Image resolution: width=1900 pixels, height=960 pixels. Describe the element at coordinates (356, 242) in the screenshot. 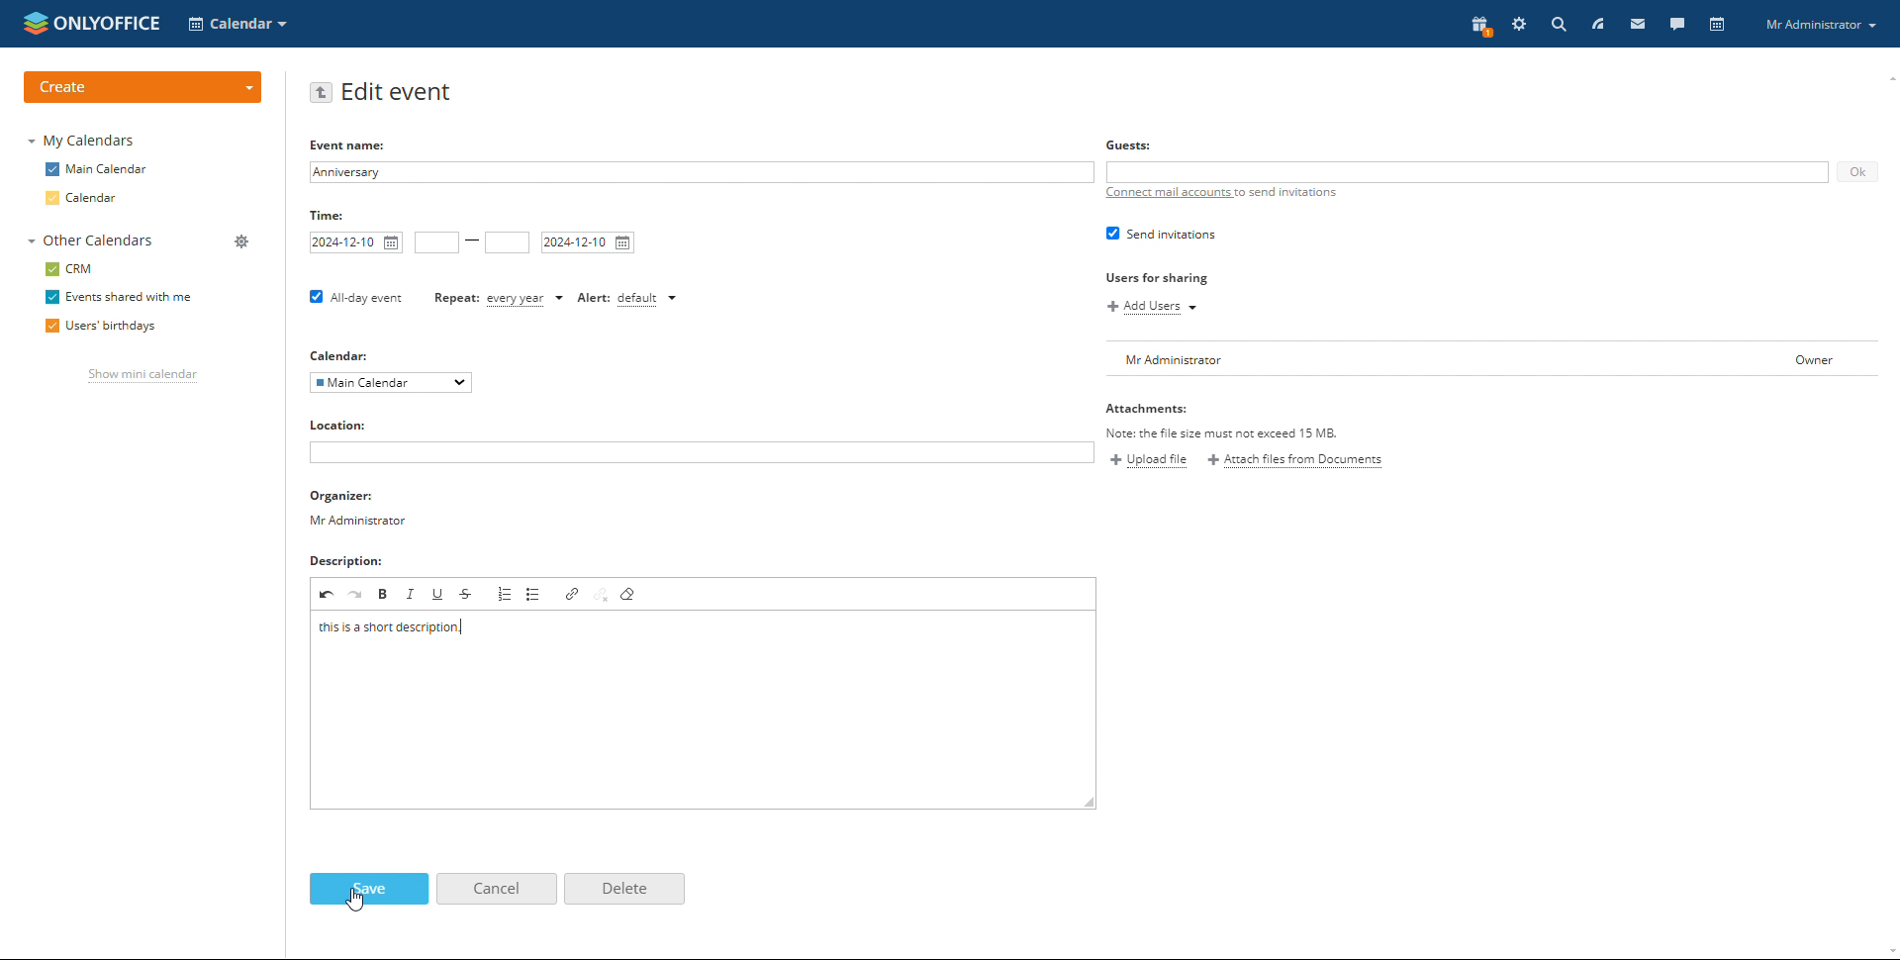

I see `start date` at that location.